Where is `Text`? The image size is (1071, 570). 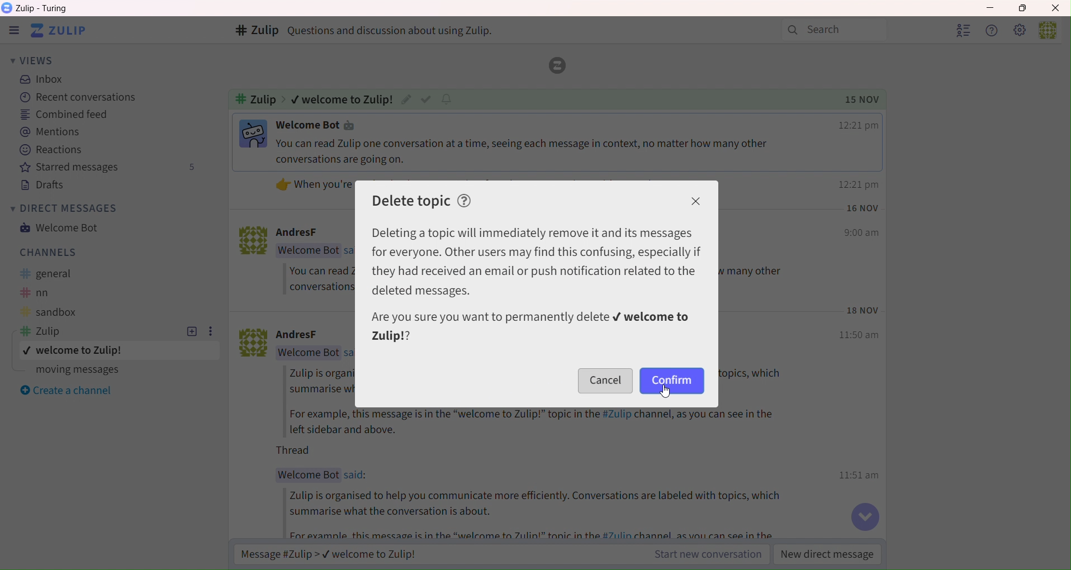 Text is located at coordinates (49, 292).